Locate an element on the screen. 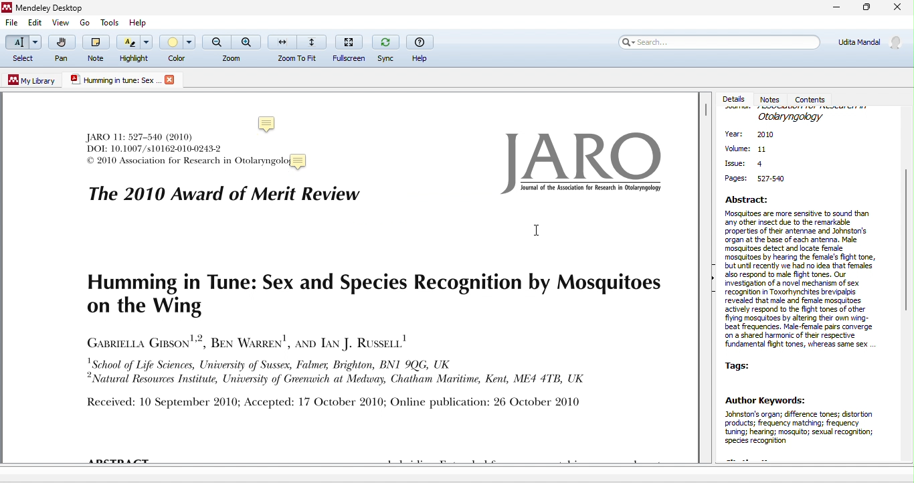  journal name is located at coordinates (793, 116).